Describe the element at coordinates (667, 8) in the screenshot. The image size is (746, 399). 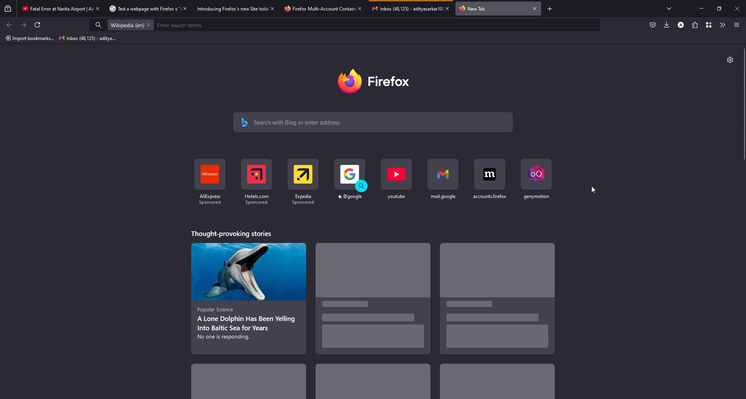
I see `tabs` at that location.